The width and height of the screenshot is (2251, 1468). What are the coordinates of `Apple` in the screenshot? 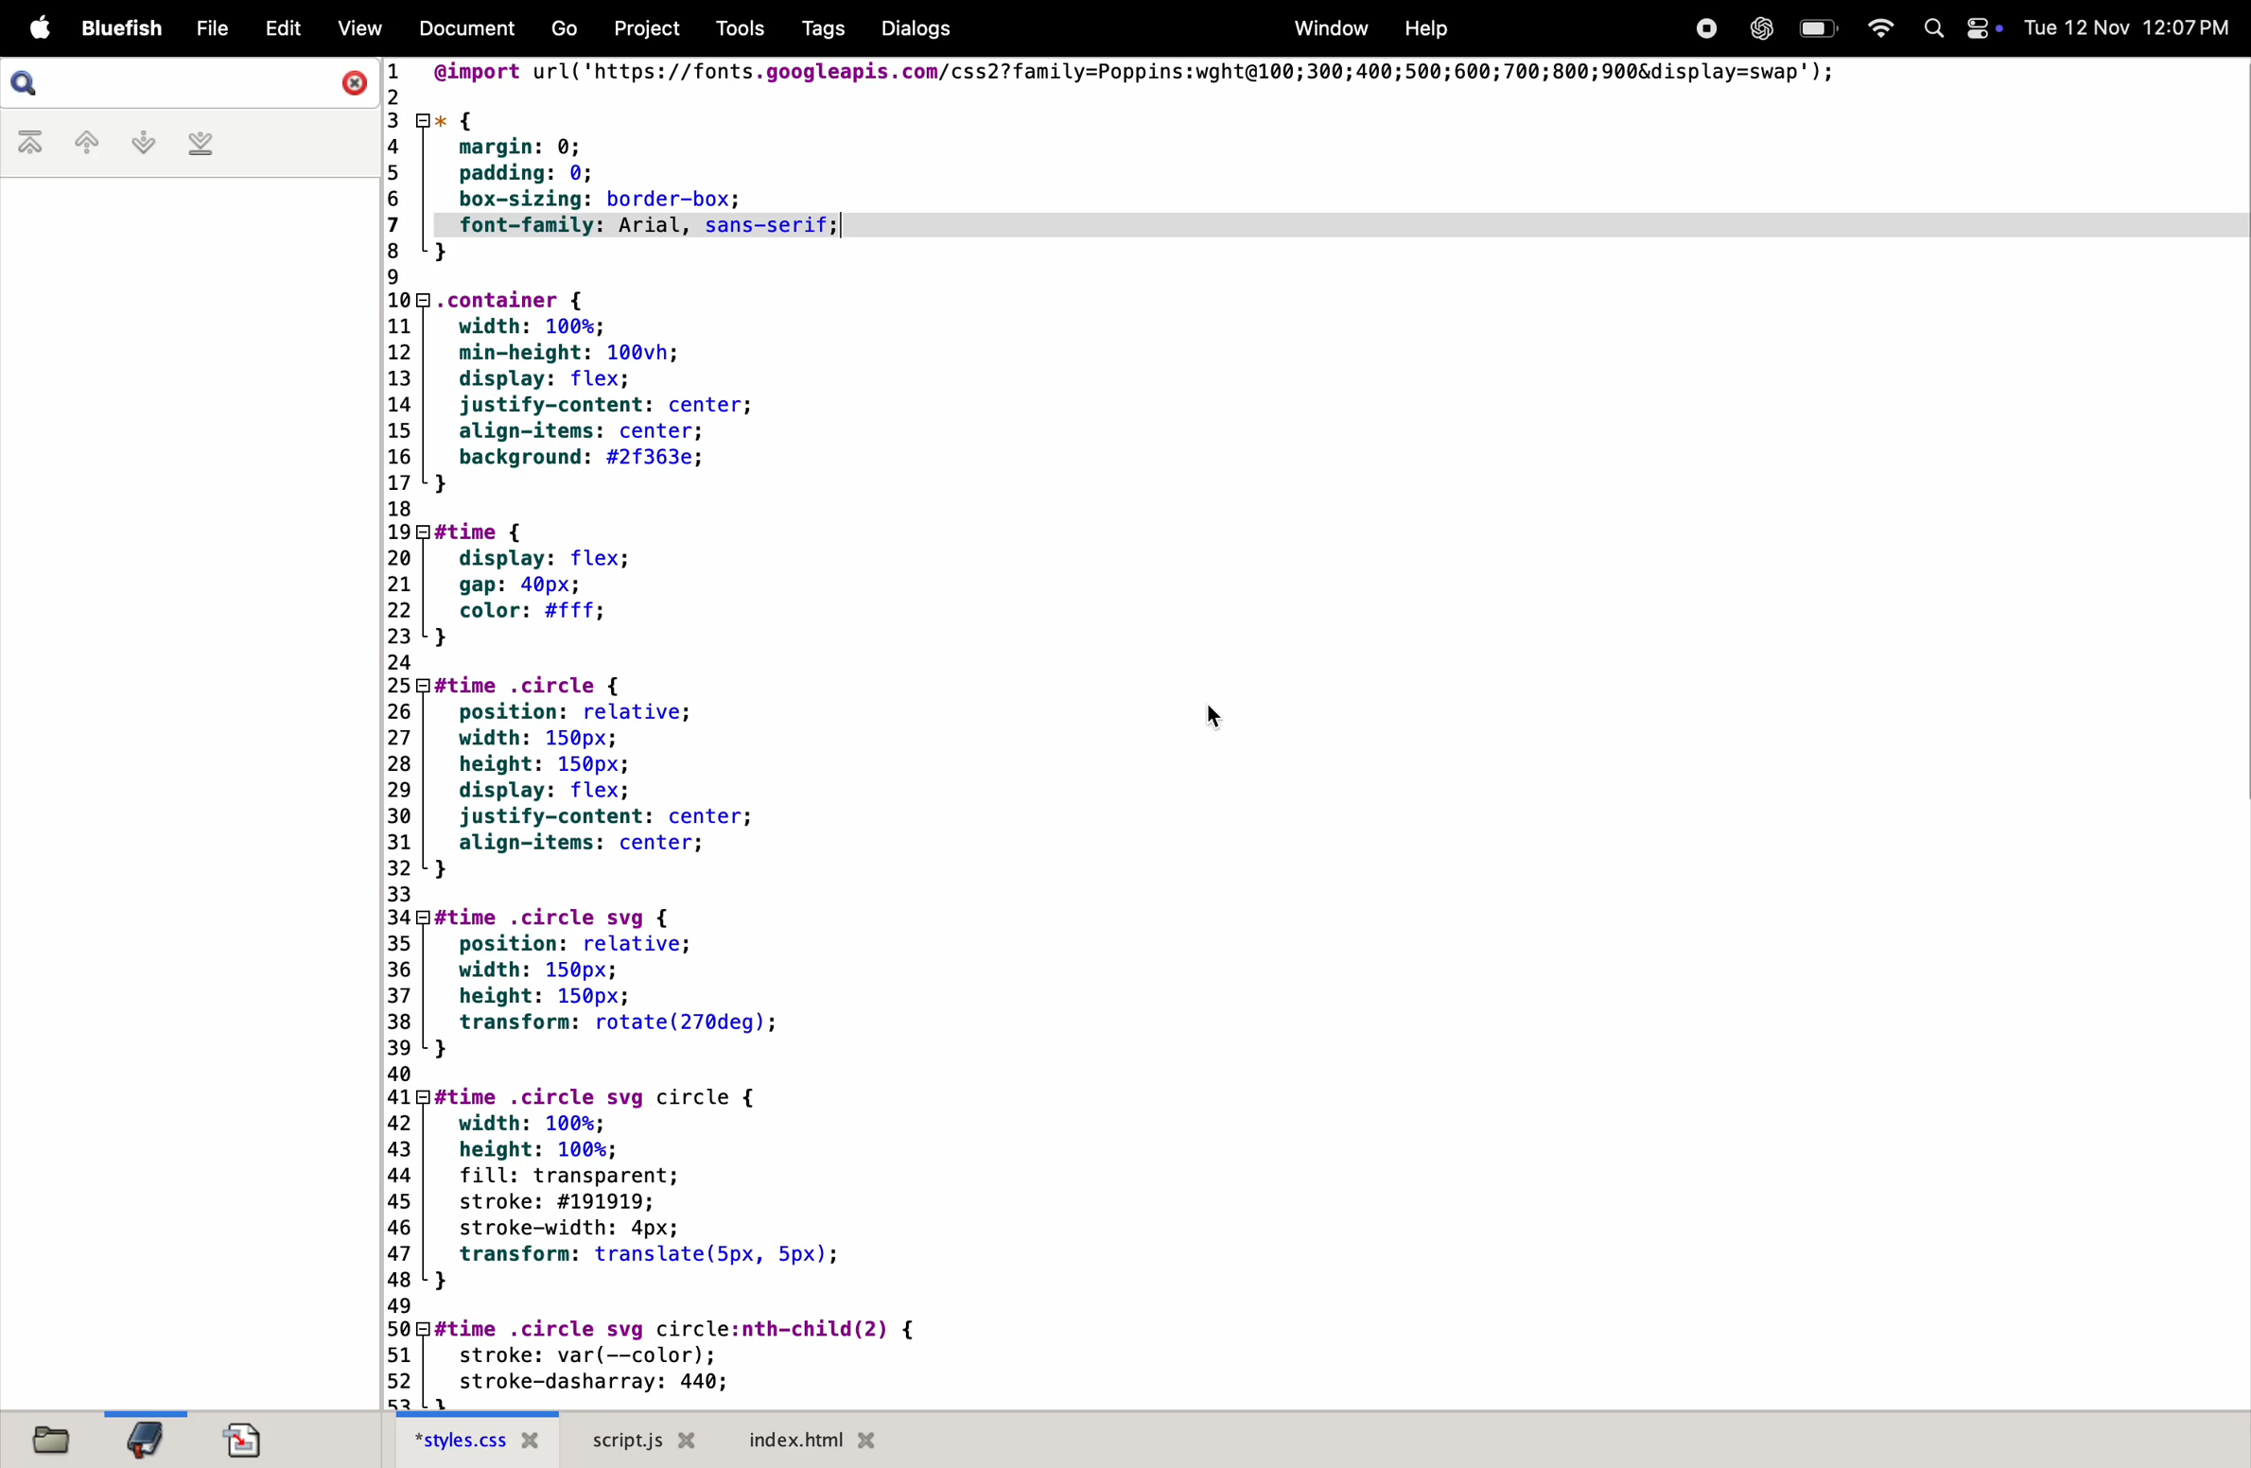 It's located at (40, 28).